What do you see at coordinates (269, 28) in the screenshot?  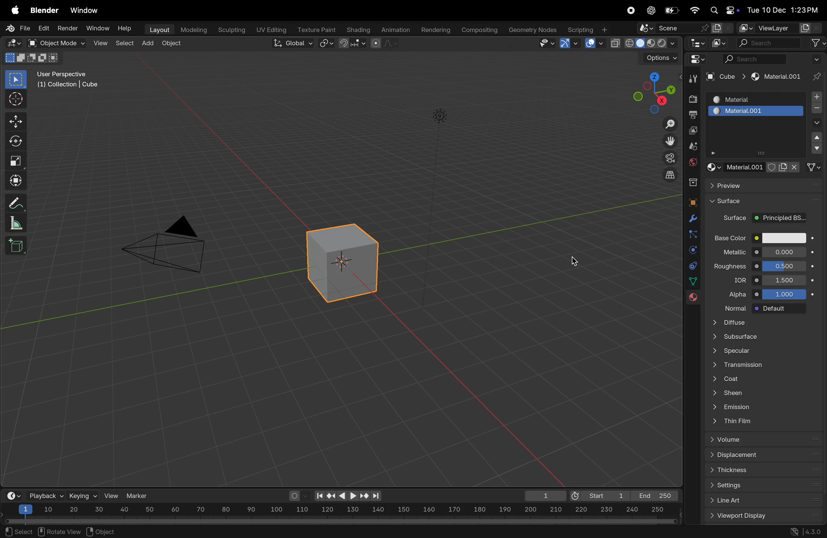 I see `Uv editing` at bounding box center [269, 28].